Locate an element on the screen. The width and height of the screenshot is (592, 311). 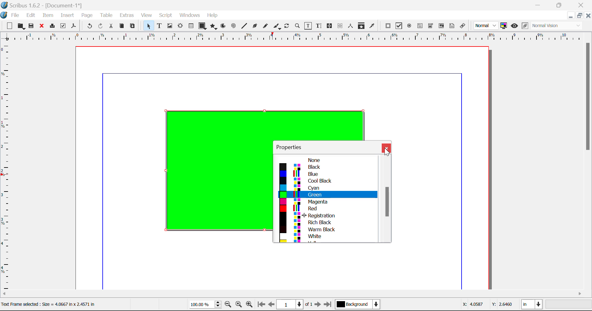
Close is located at coordinates (588, 15).